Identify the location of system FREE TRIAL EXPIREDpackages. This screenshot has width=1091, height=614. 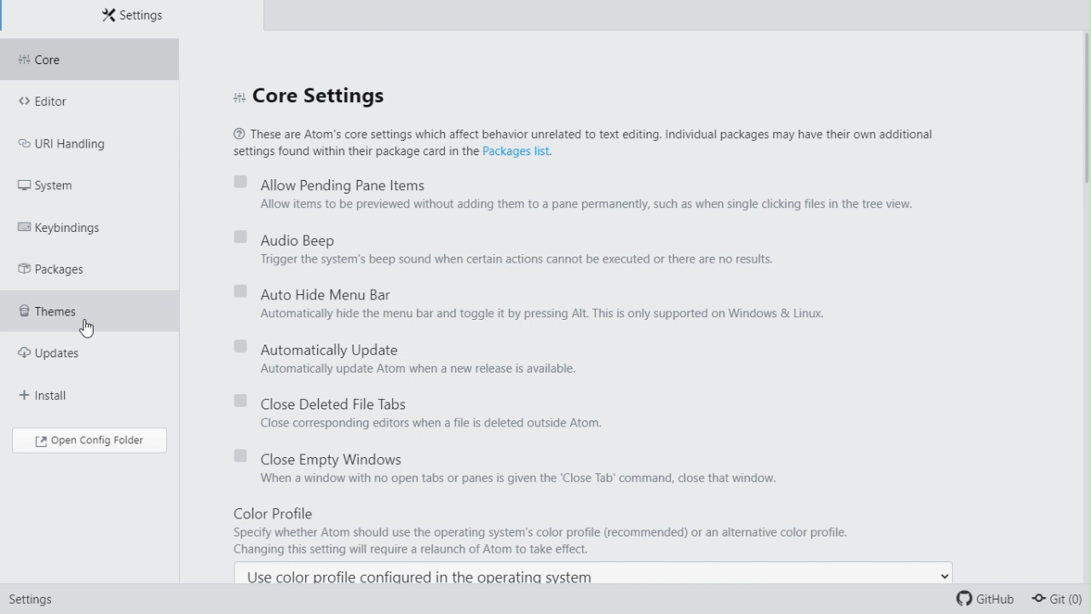
(79, 183).